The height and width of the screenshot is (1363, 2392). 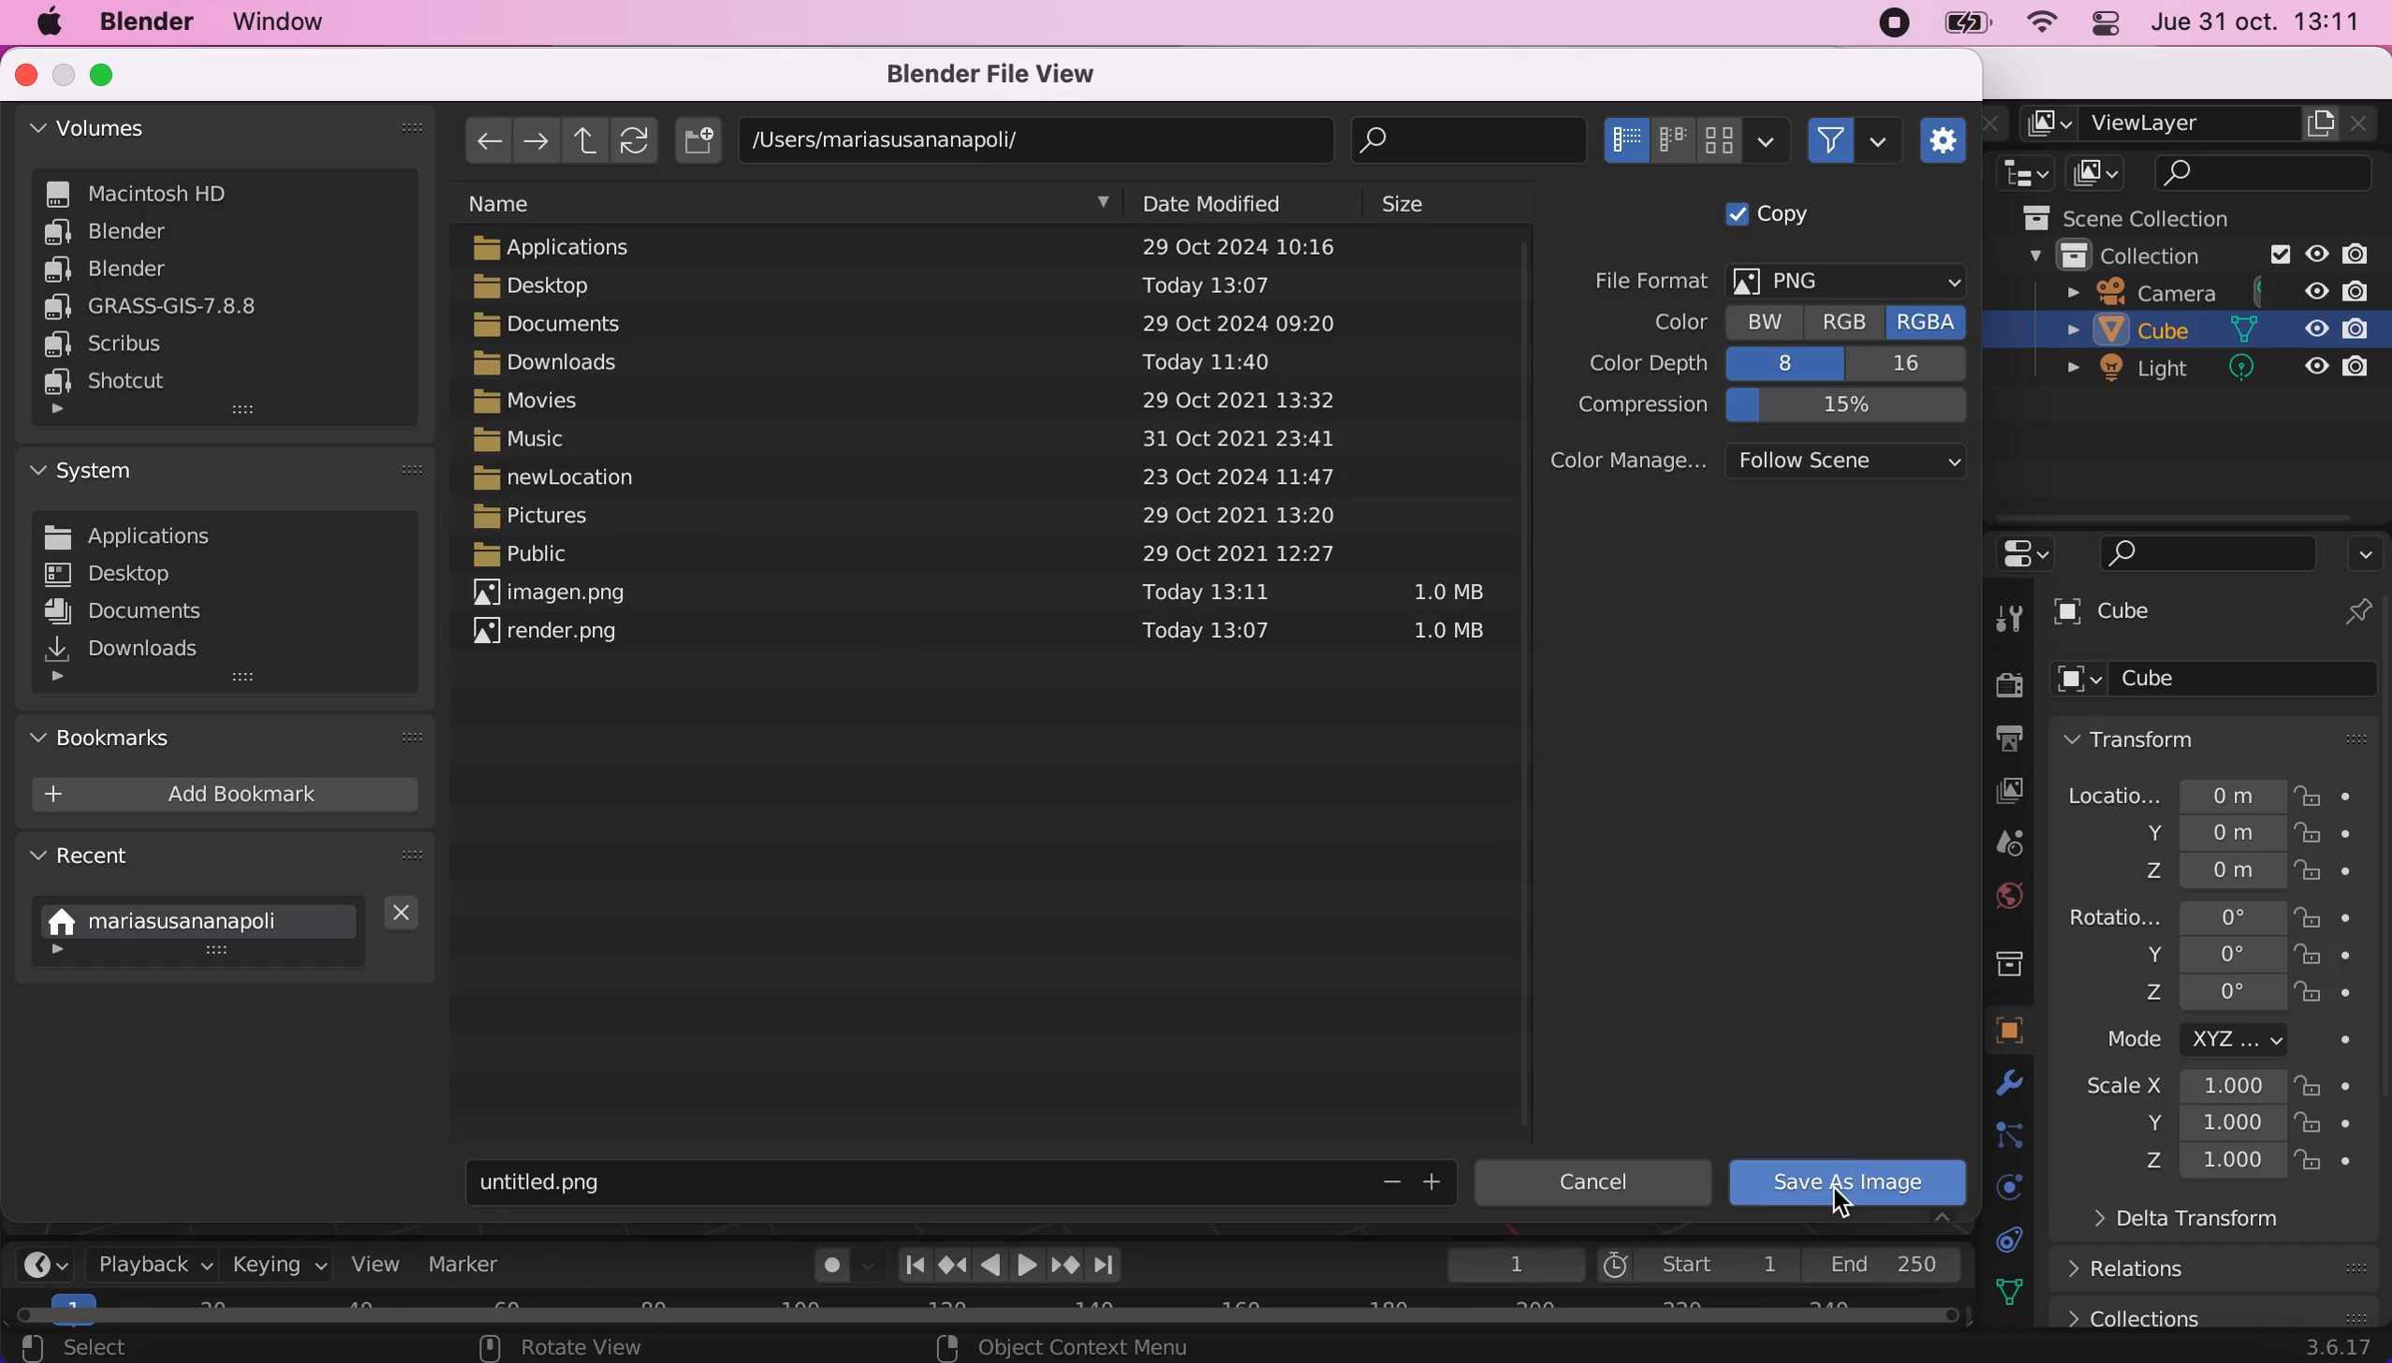 I want to click on delta transform, so click(x=2172, y=1225).